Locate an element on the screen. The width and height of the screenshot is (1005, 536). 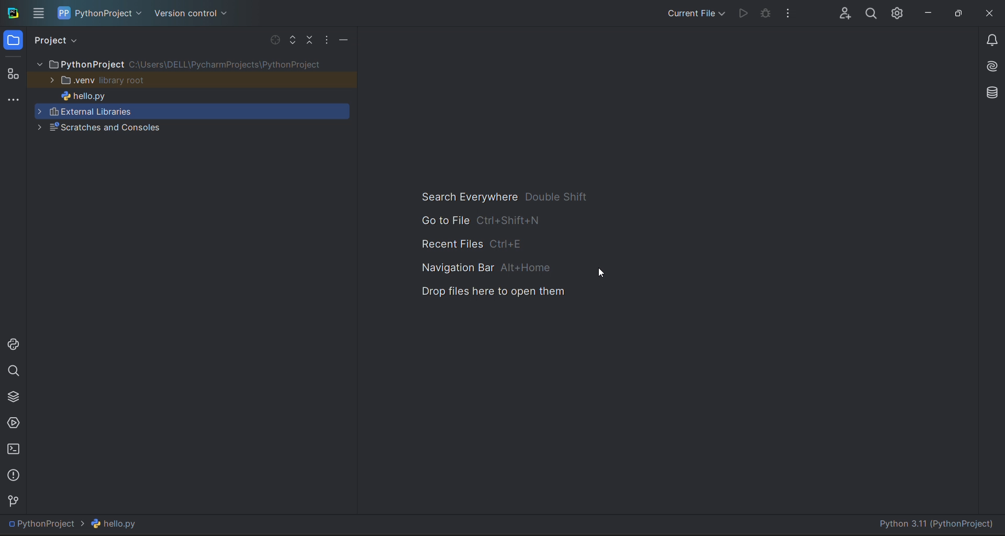
Scratches and consoles is located at coordinates (189, 128).